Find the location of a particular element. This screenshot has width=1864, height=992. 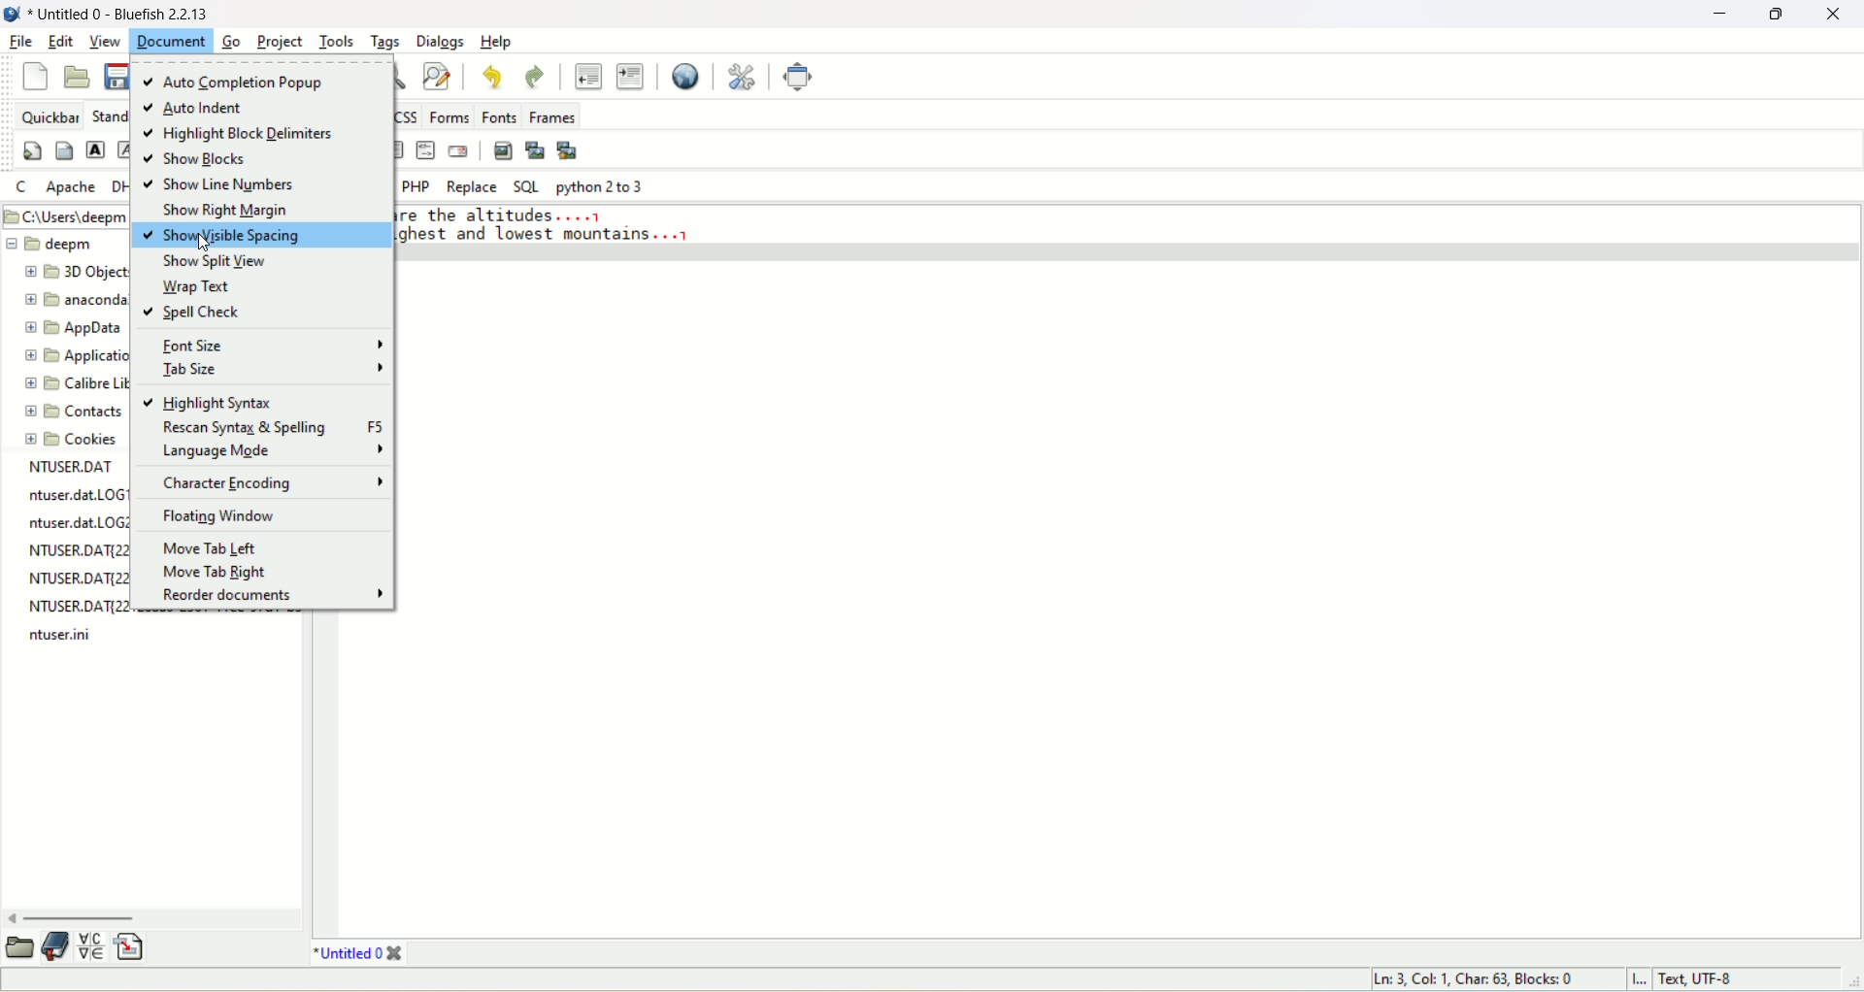

horizontal scroll bar is located at coordinates (153, 916).